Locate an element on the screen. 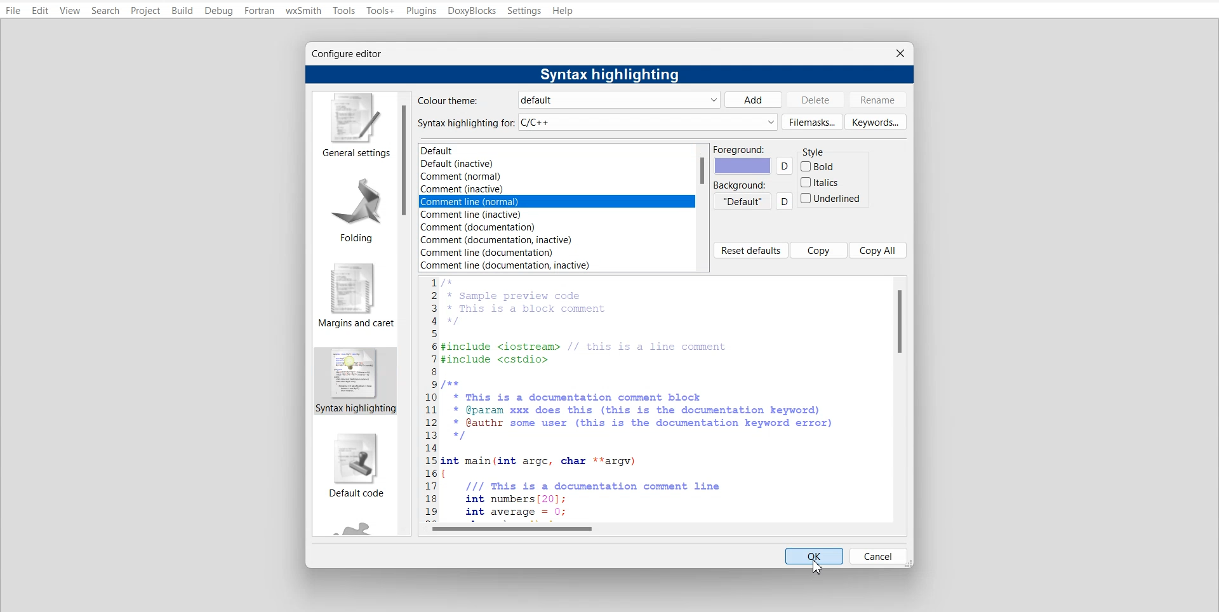 The width and height of the screenshot is (1219, 612). | Comment (documentation) is located at coordinates (488, 227).